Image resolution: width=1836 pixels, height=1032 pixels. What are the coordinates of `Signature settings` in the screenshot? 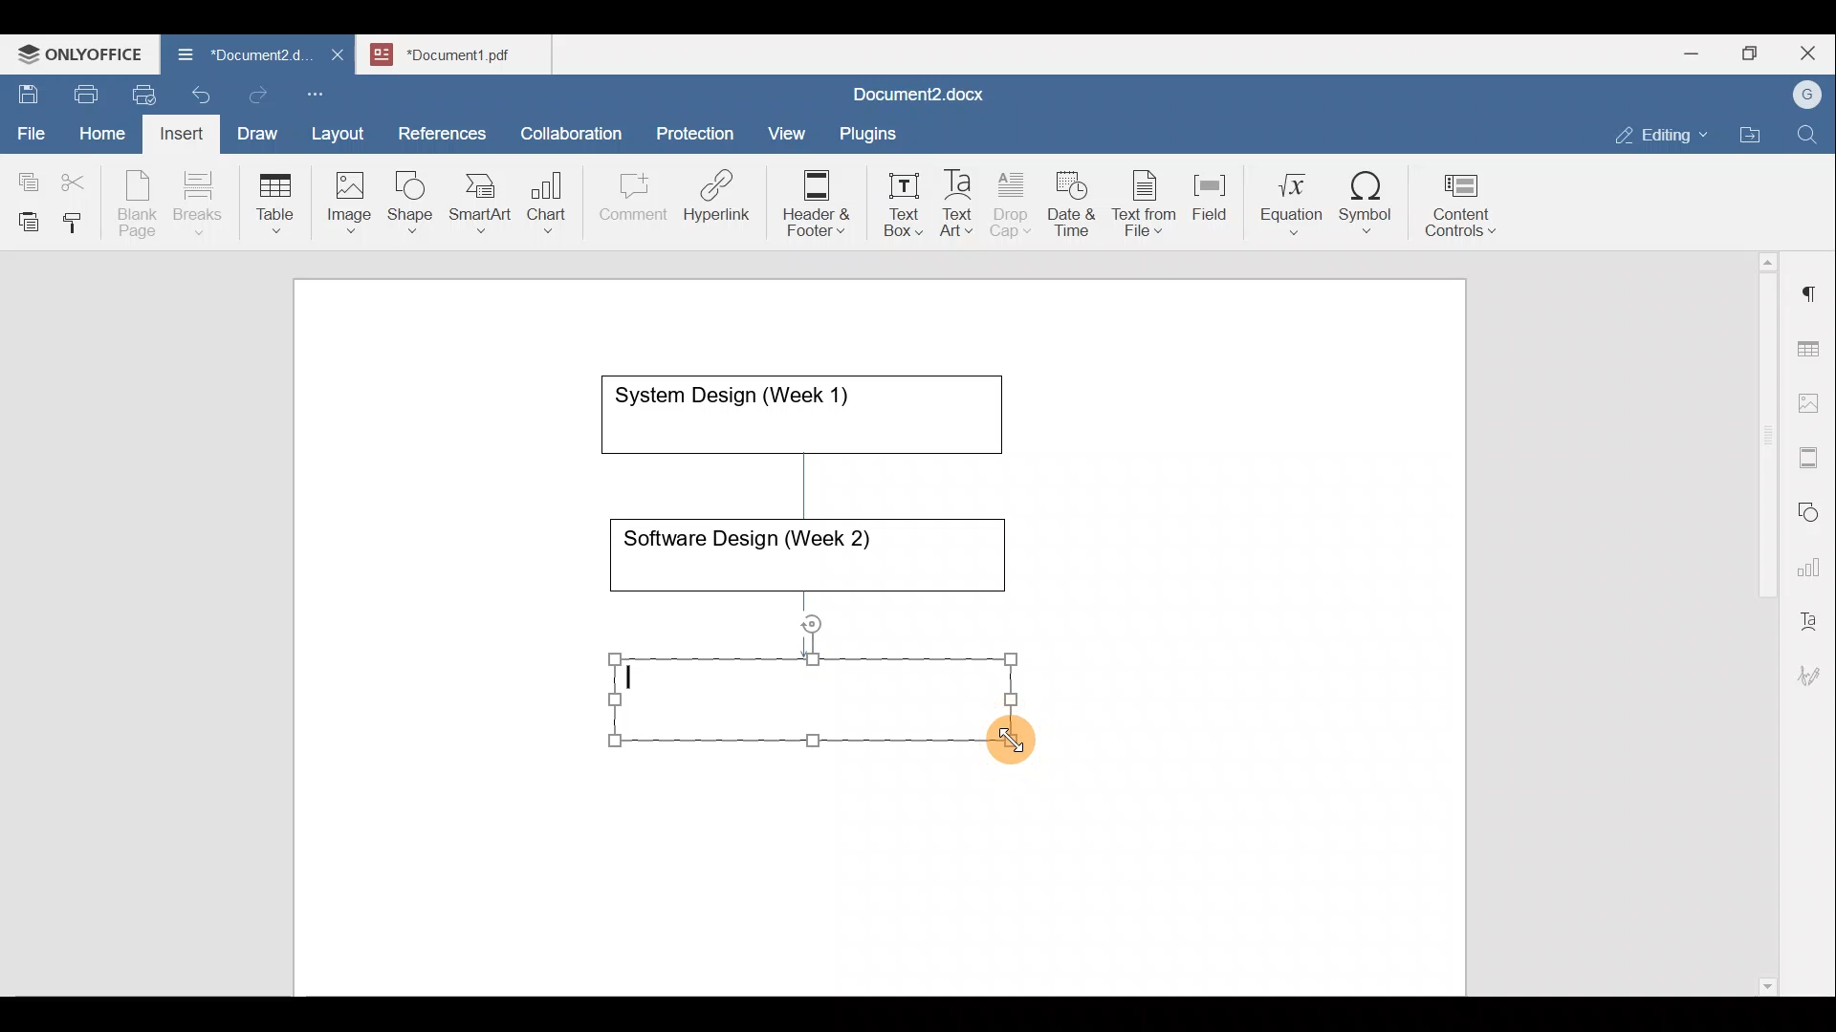 It's located at (1814, 669).